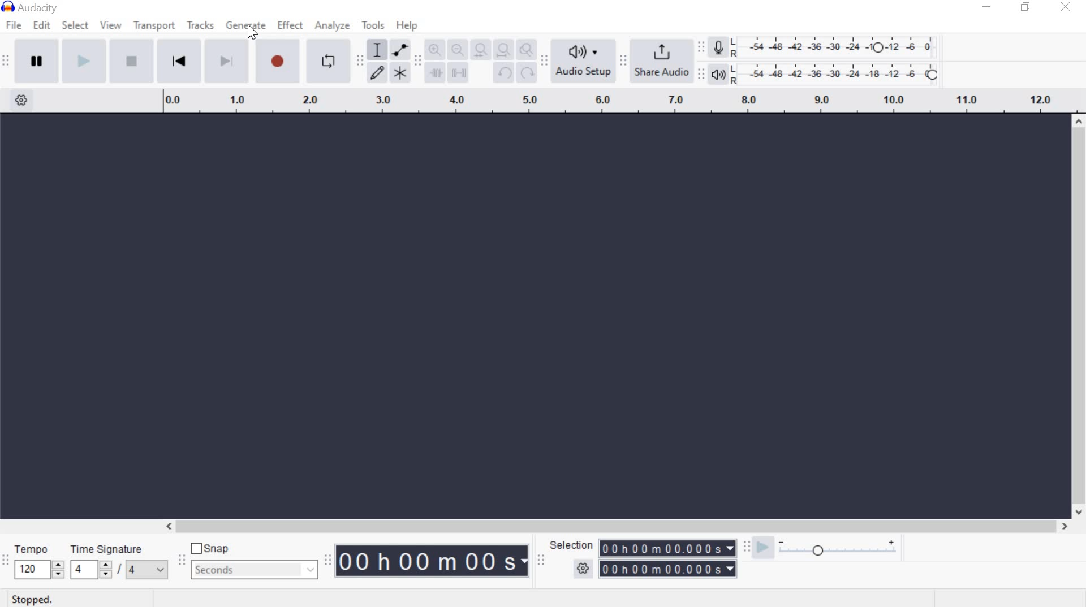  I want to click on Skip to Start, so click(179, 60).